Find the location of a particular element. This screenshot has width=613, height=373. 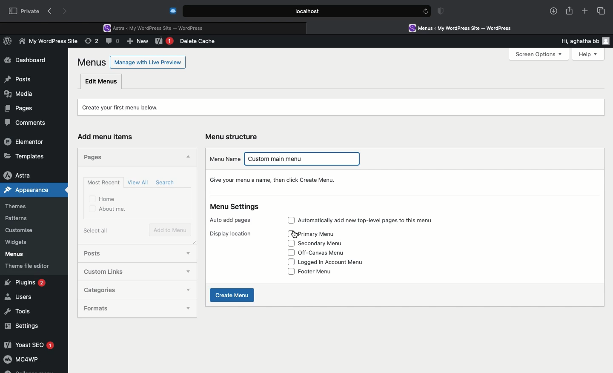

Elementor is located at coordinates (26, 141).